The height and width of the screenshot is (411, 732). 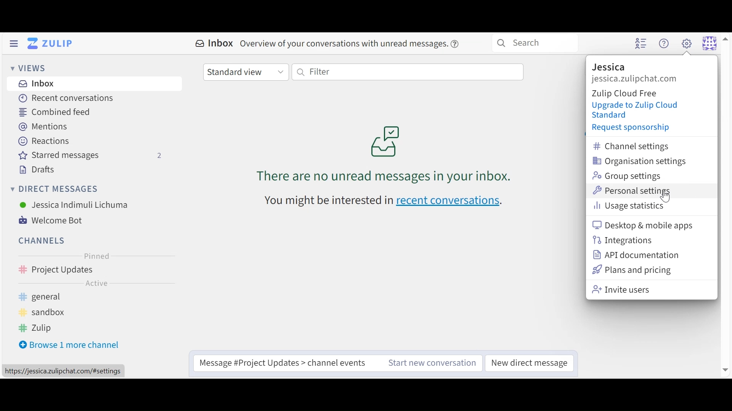 I want to click on API documentation, so click(x=639, y=255).